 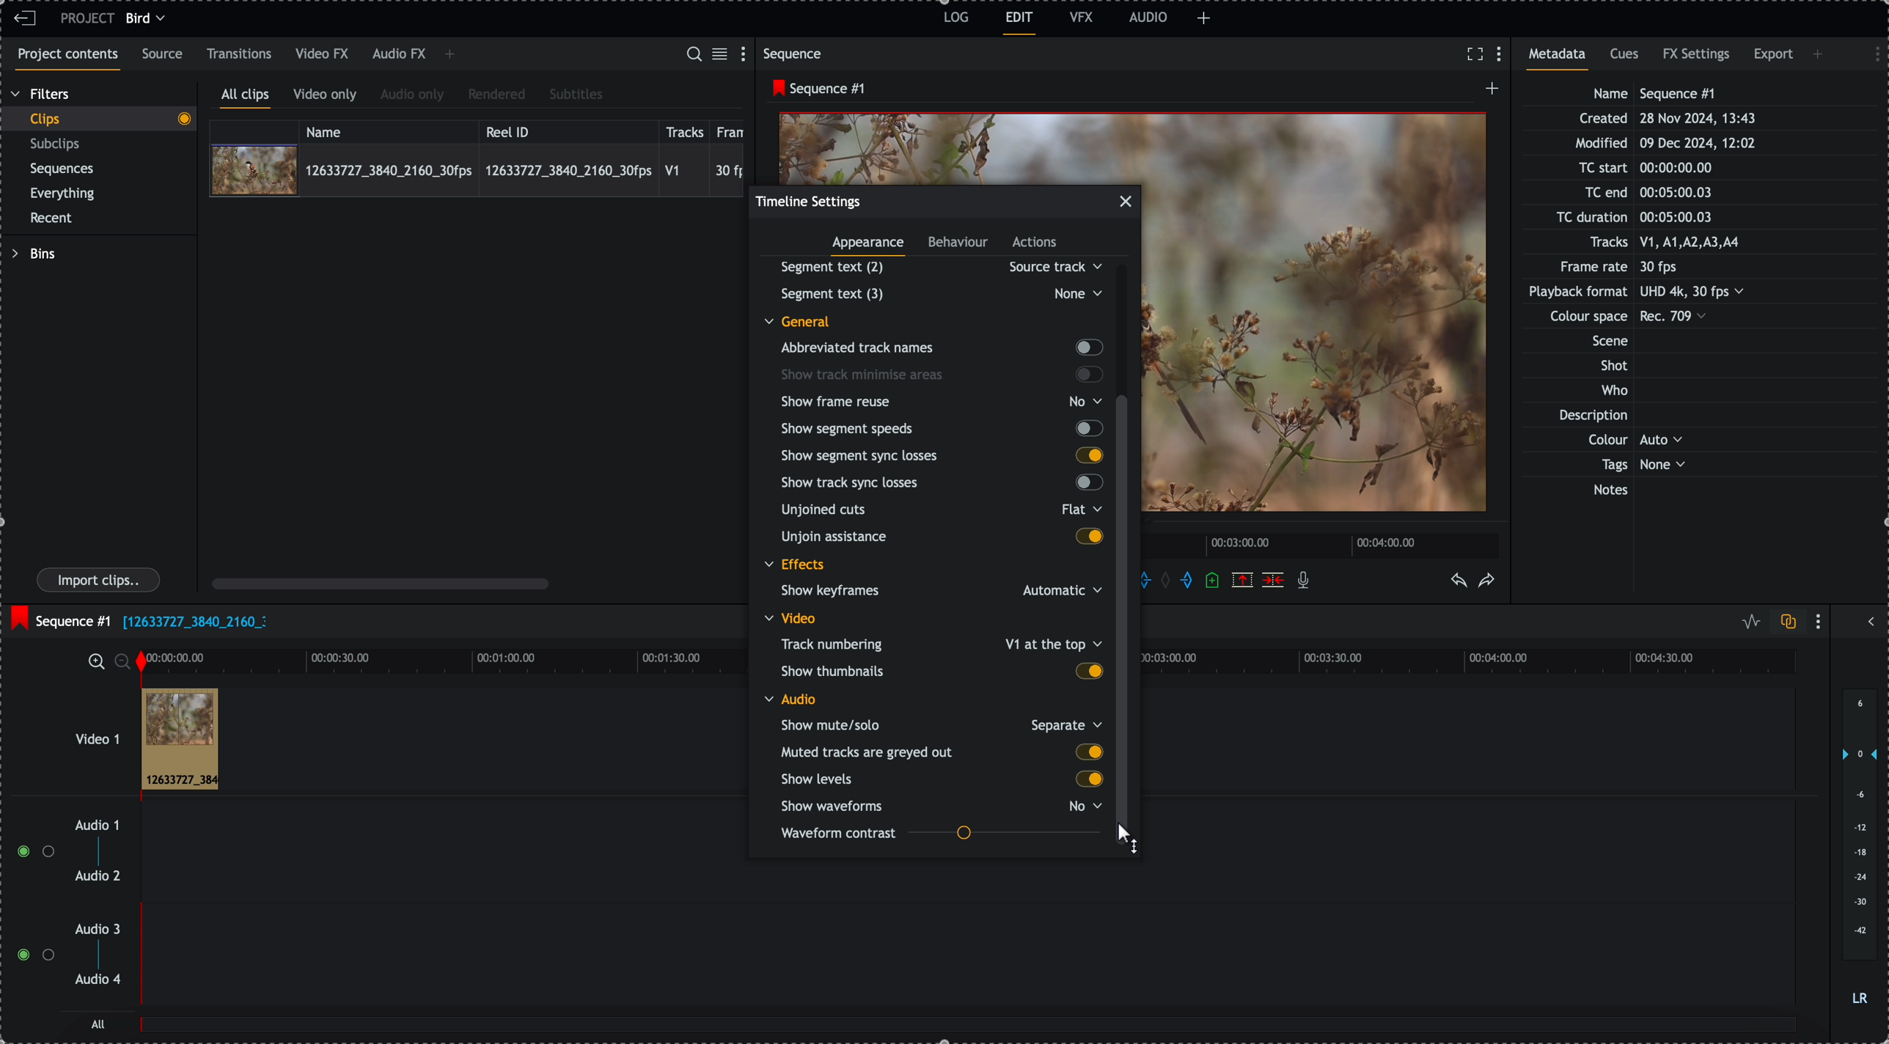 What do you see at coordinates (95, 661) in the screenshot?
I see `zoom in` at bounding box center [95, 661].